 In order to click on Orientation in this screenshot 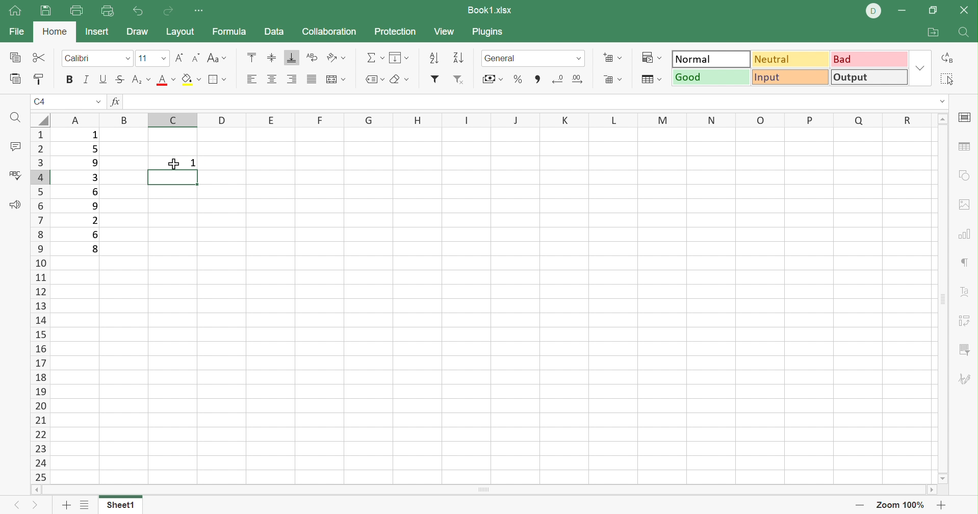, I will do `click(337, 58)`.